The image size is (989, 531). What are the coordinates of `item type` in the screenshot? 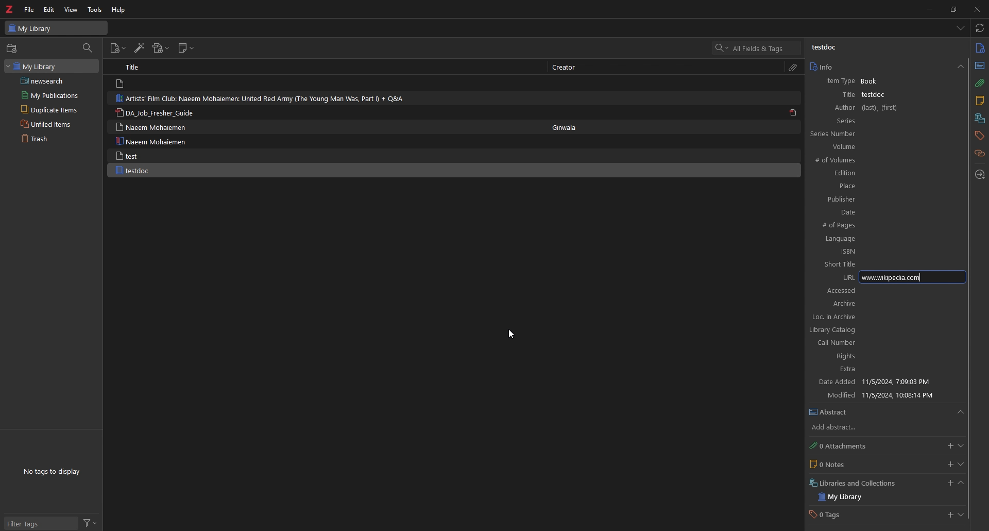 It's located at (840, 81).